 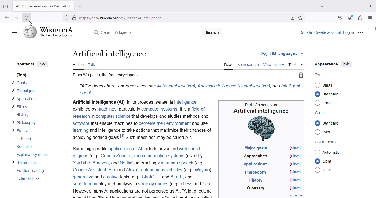 I want to click on Close, so click(x=370, y=5).